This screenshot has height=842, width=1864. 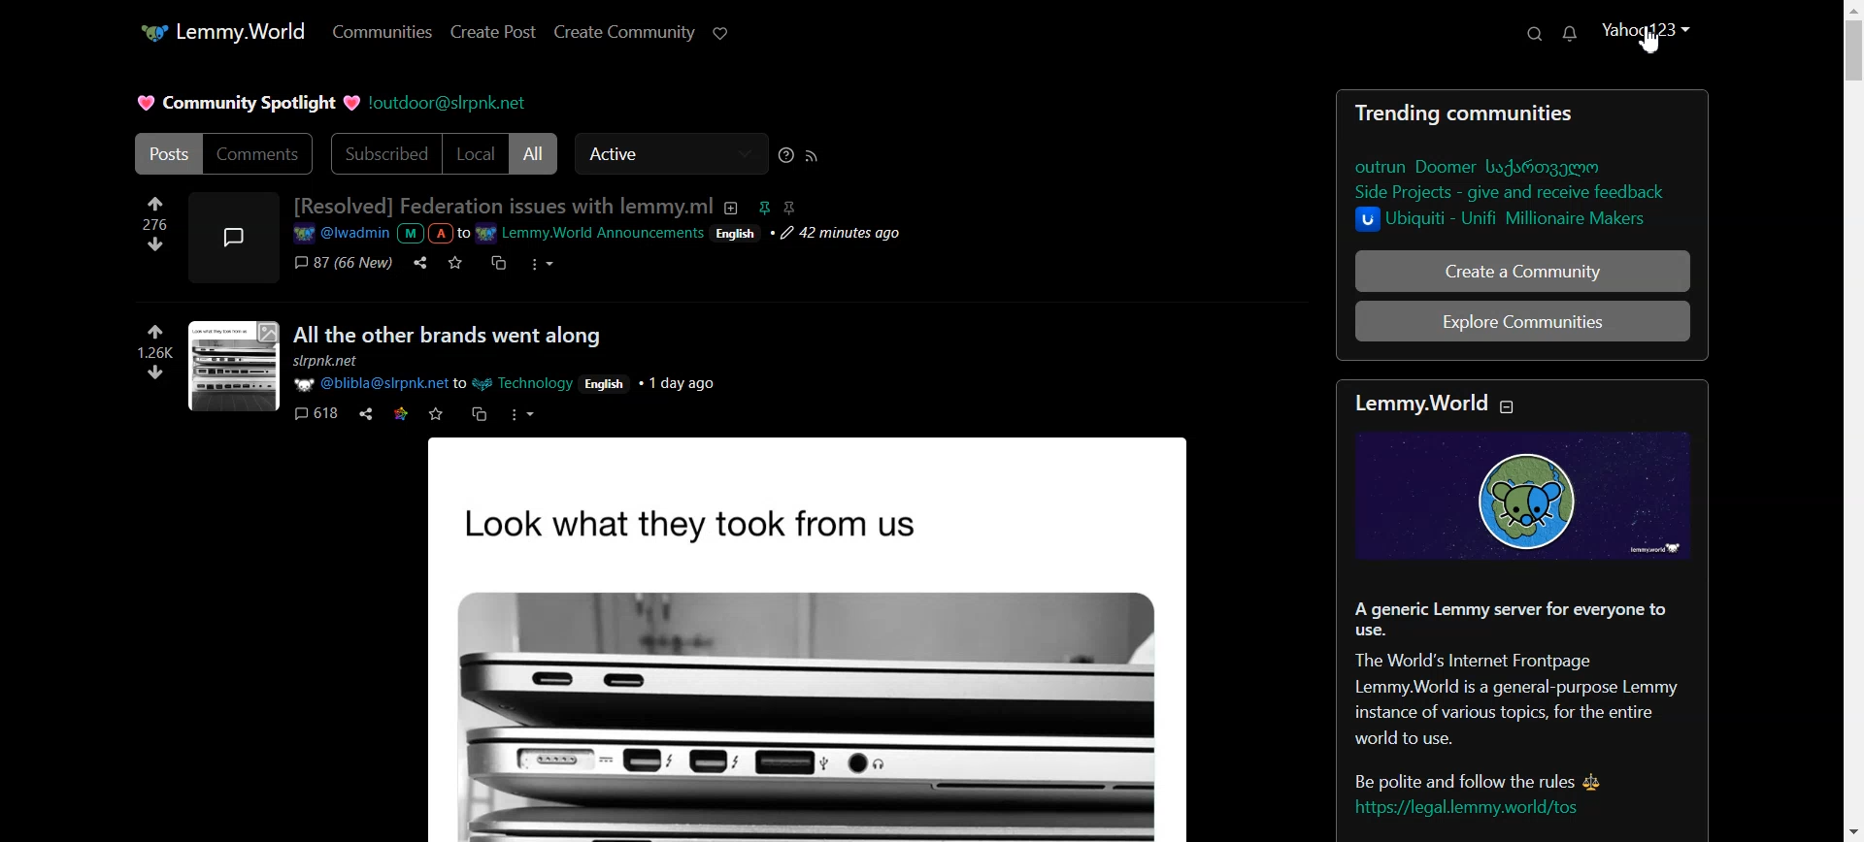 I want to click on Upvote, so click(x=152, y=211).